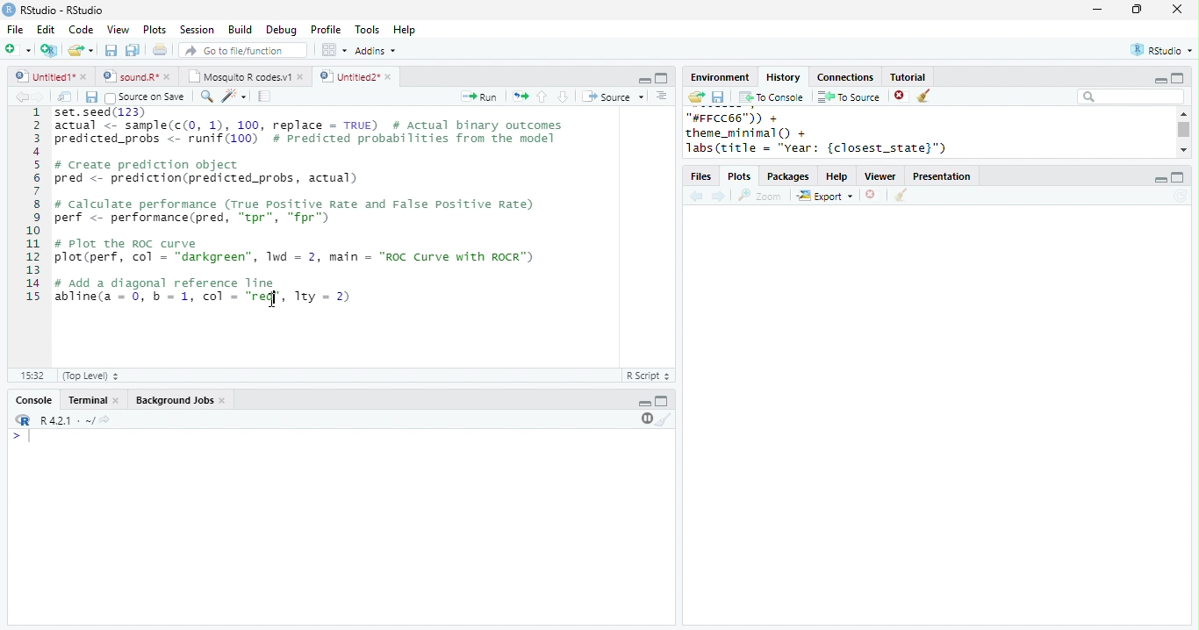 Image resolution: width=1199 pixels, height=630 pixels. Describe the element at coordinates (133, 50) in the screenshot. I see `save all` at that location.